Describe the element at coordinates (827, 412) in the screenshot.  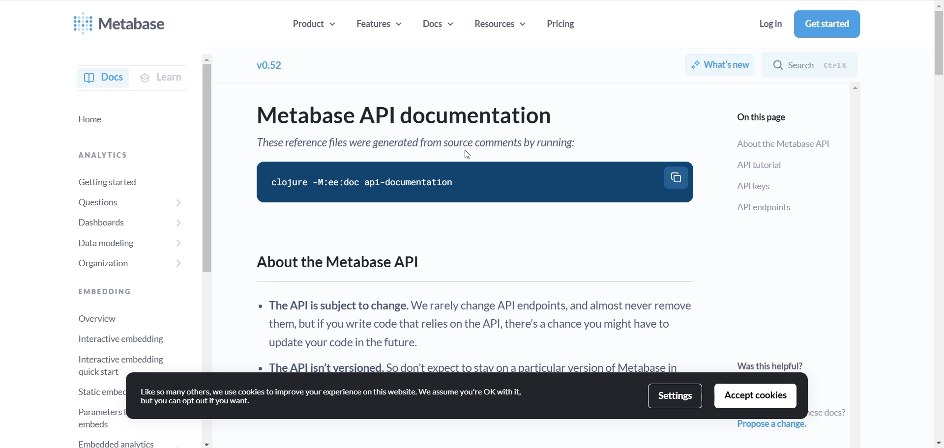
I see `link` at that location.